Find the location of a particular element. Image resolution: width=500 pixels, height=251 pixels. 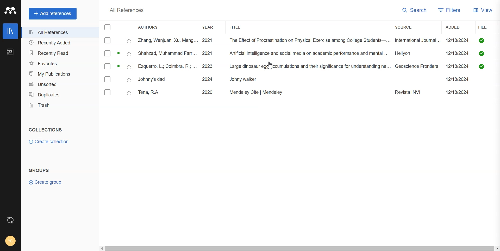

Duplicates is located at coordinates (59, 94).